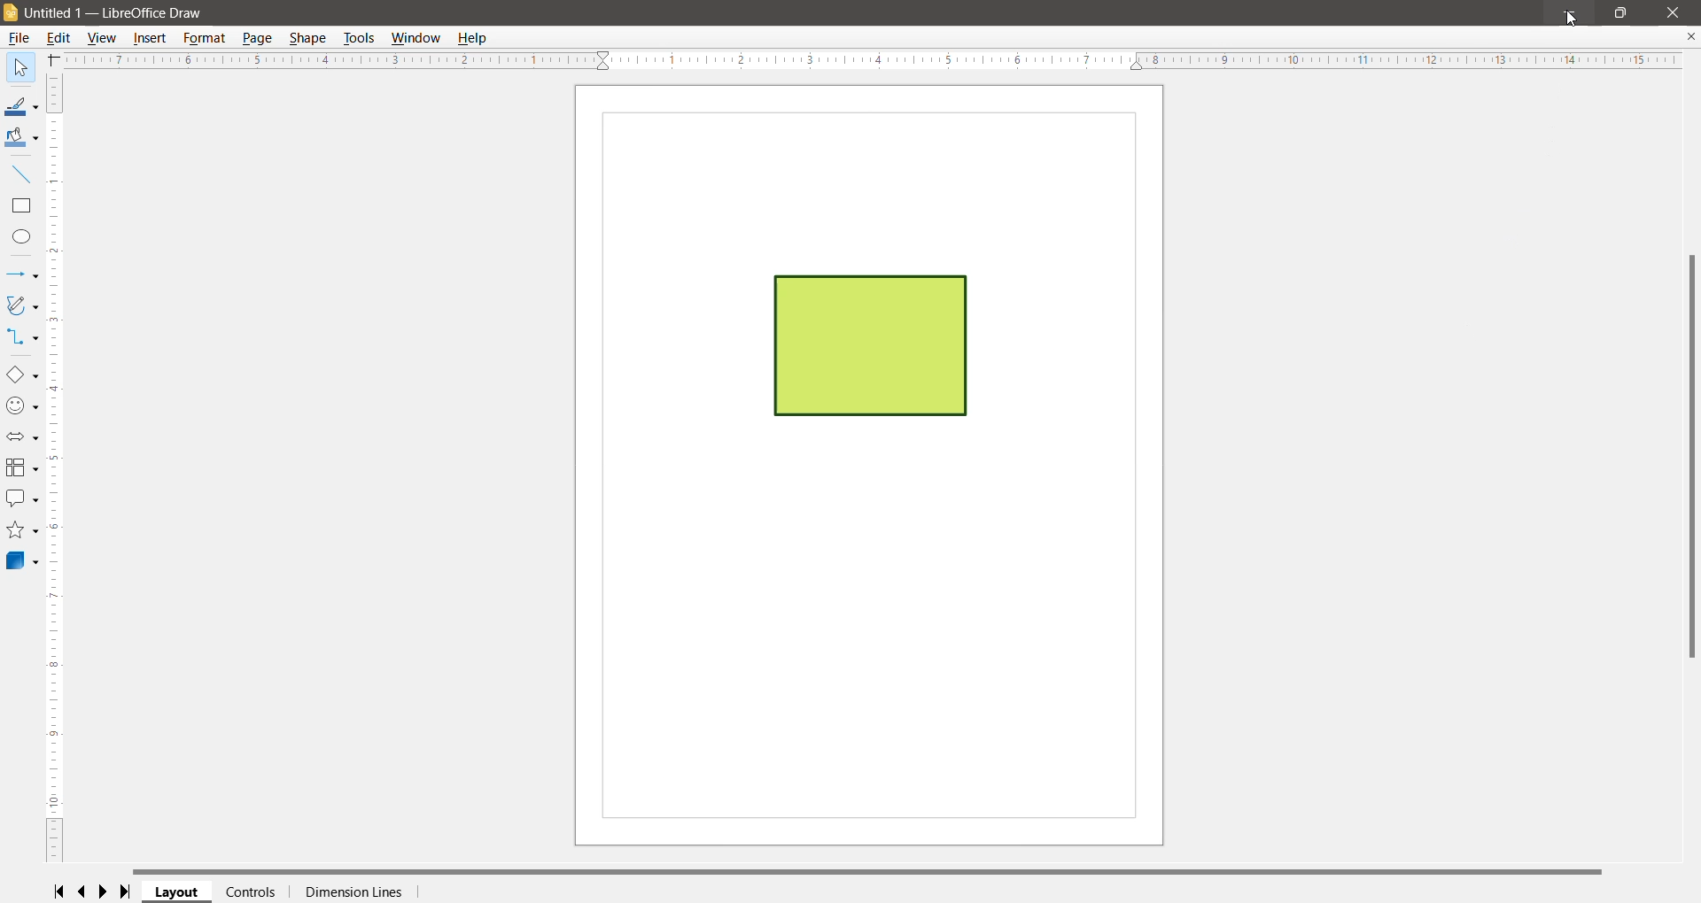 This screenshot has height=903, width=1701. Describe the element at coordinates (17, 39) in the screenshot. I see `File` at that location.